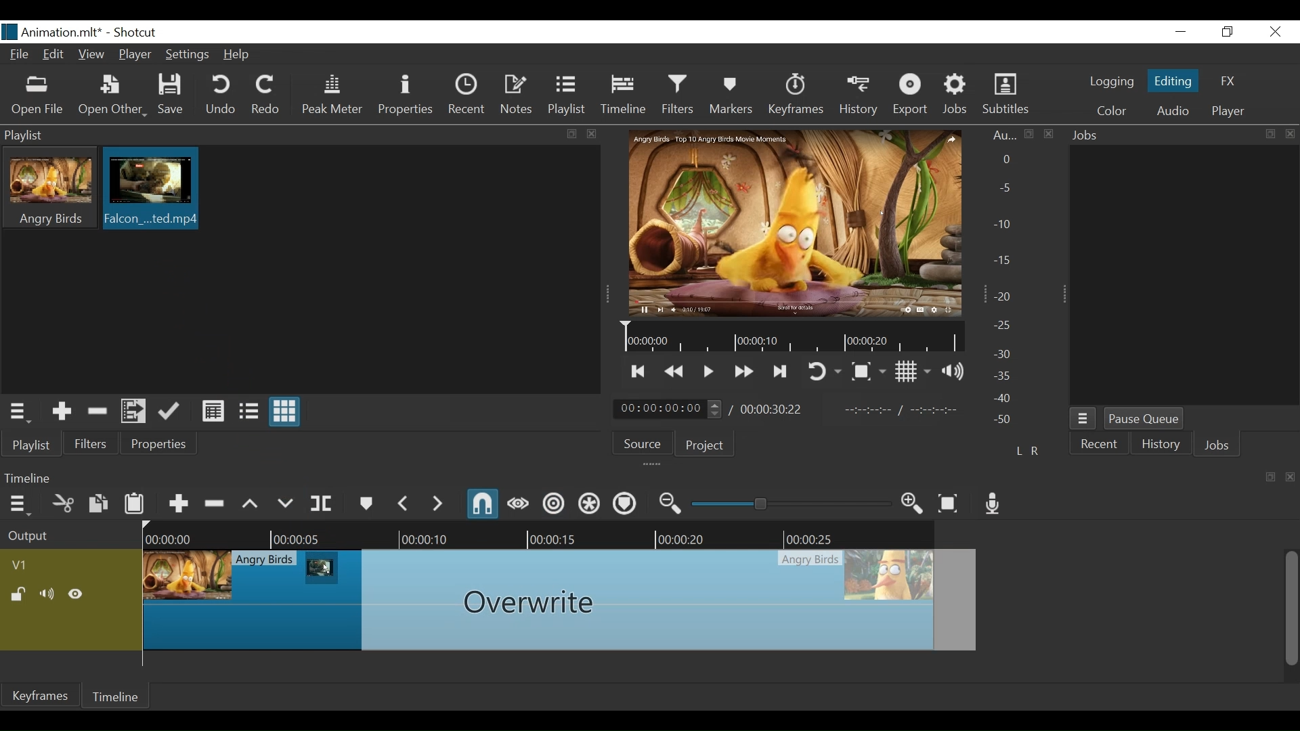  I want to click on Open File, so click(36, 97).